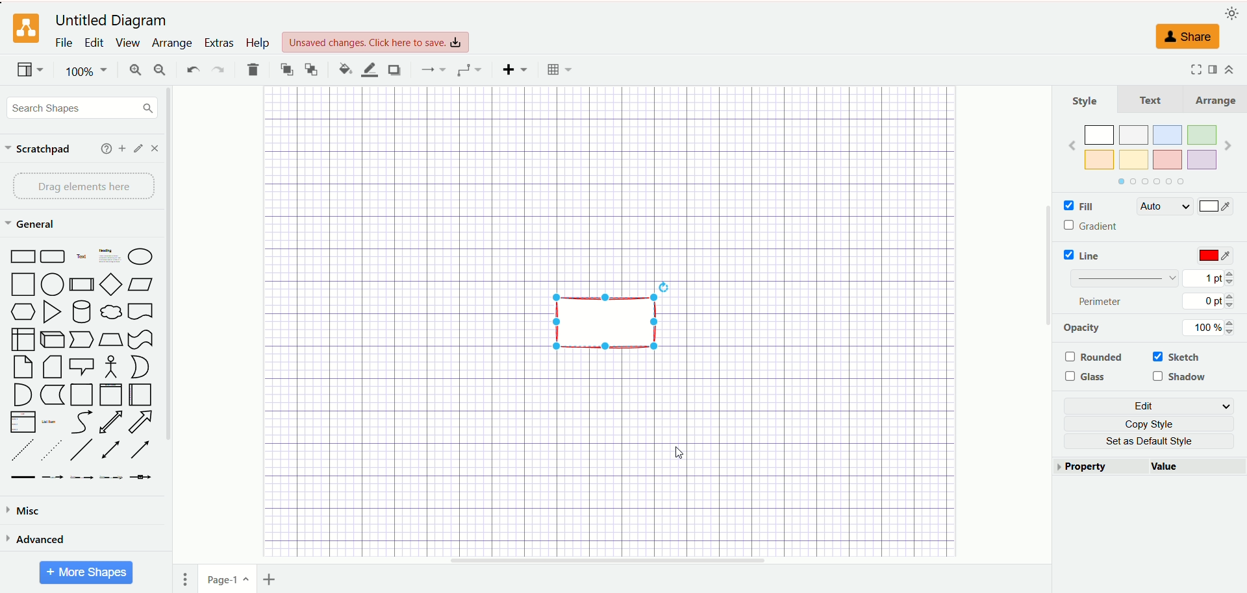  What do you see at coordinates (1218, 101) in the screenshot?
I see `arrange` at bounding box center [1218, 101].